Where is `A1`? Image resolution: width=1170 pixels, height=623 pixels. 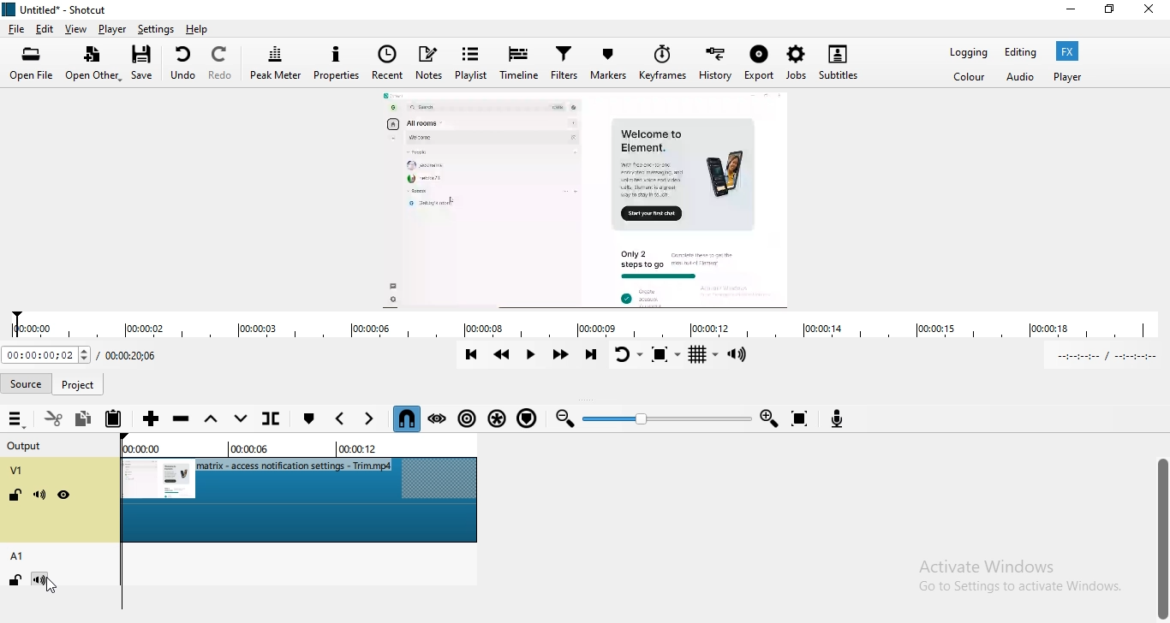 A1 is located at coordinates (20, 557).